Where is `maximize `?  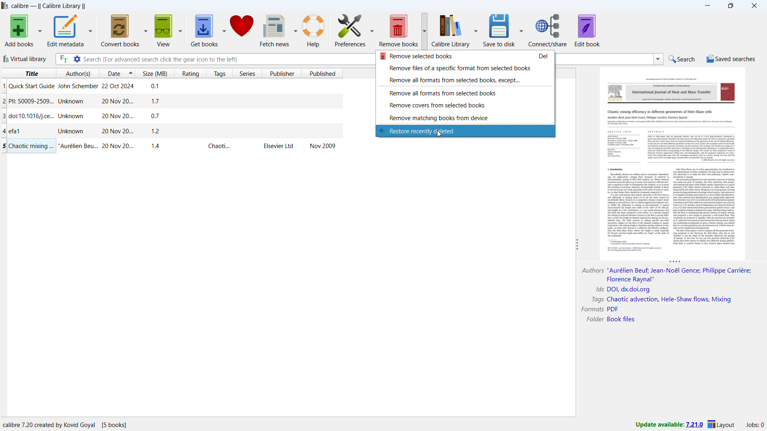 maximize  is located at coordinates (731, 6).